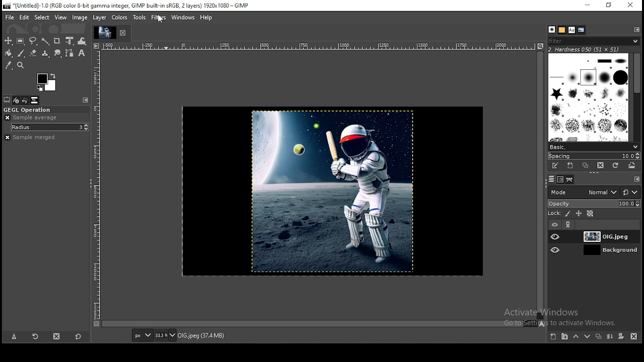 The height and width of the screenshot is (362, 644). What do you see at coordinates (553, 213) in the screenshot?
I see `lock:` at bounding box center [553, 213].